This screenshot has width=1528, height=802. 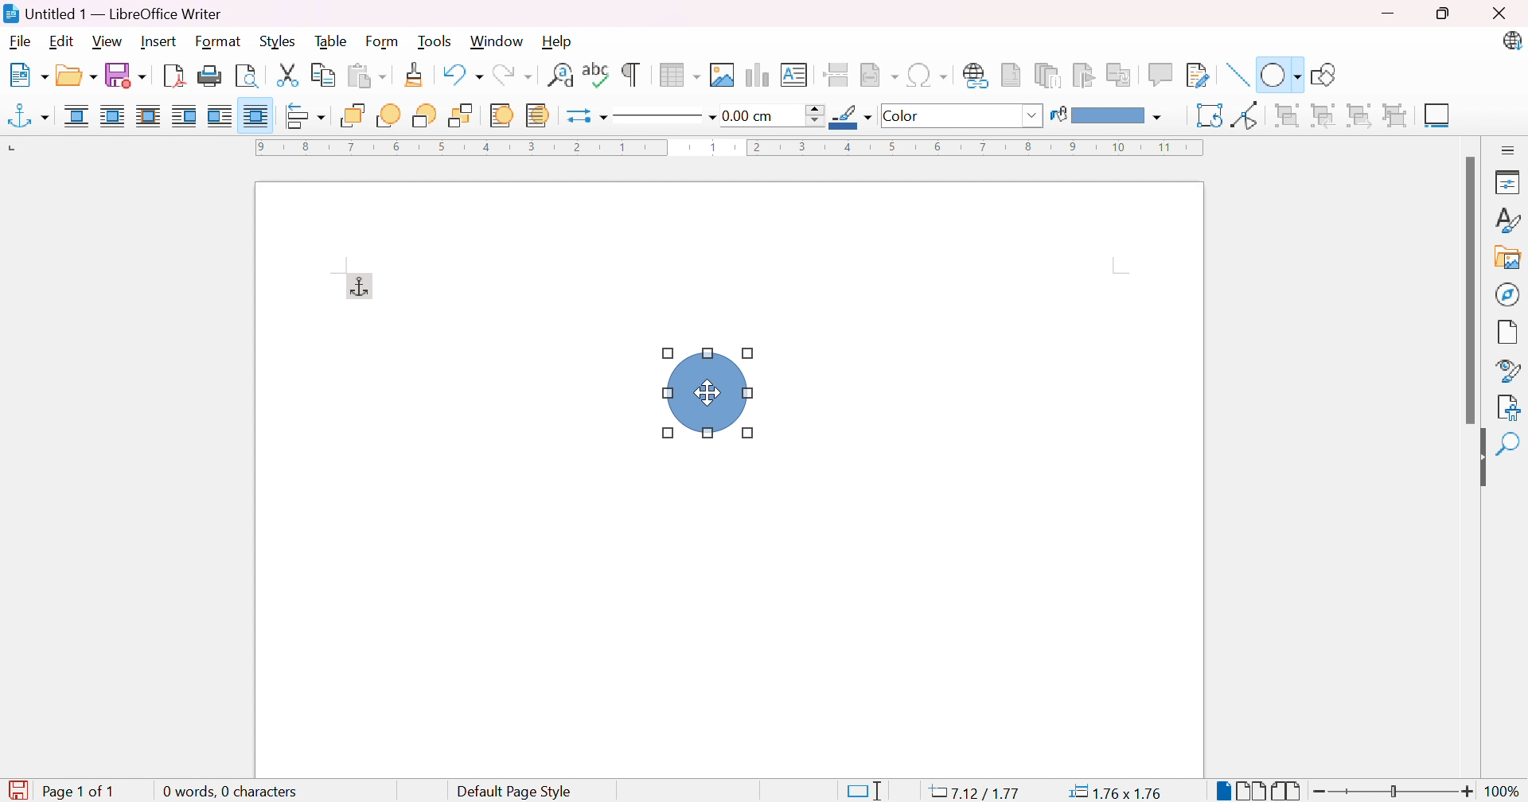 What do you see at coordinates (927, 74) in the screenshot?
I see `Insert special characters` at bounding box center [927, 74].